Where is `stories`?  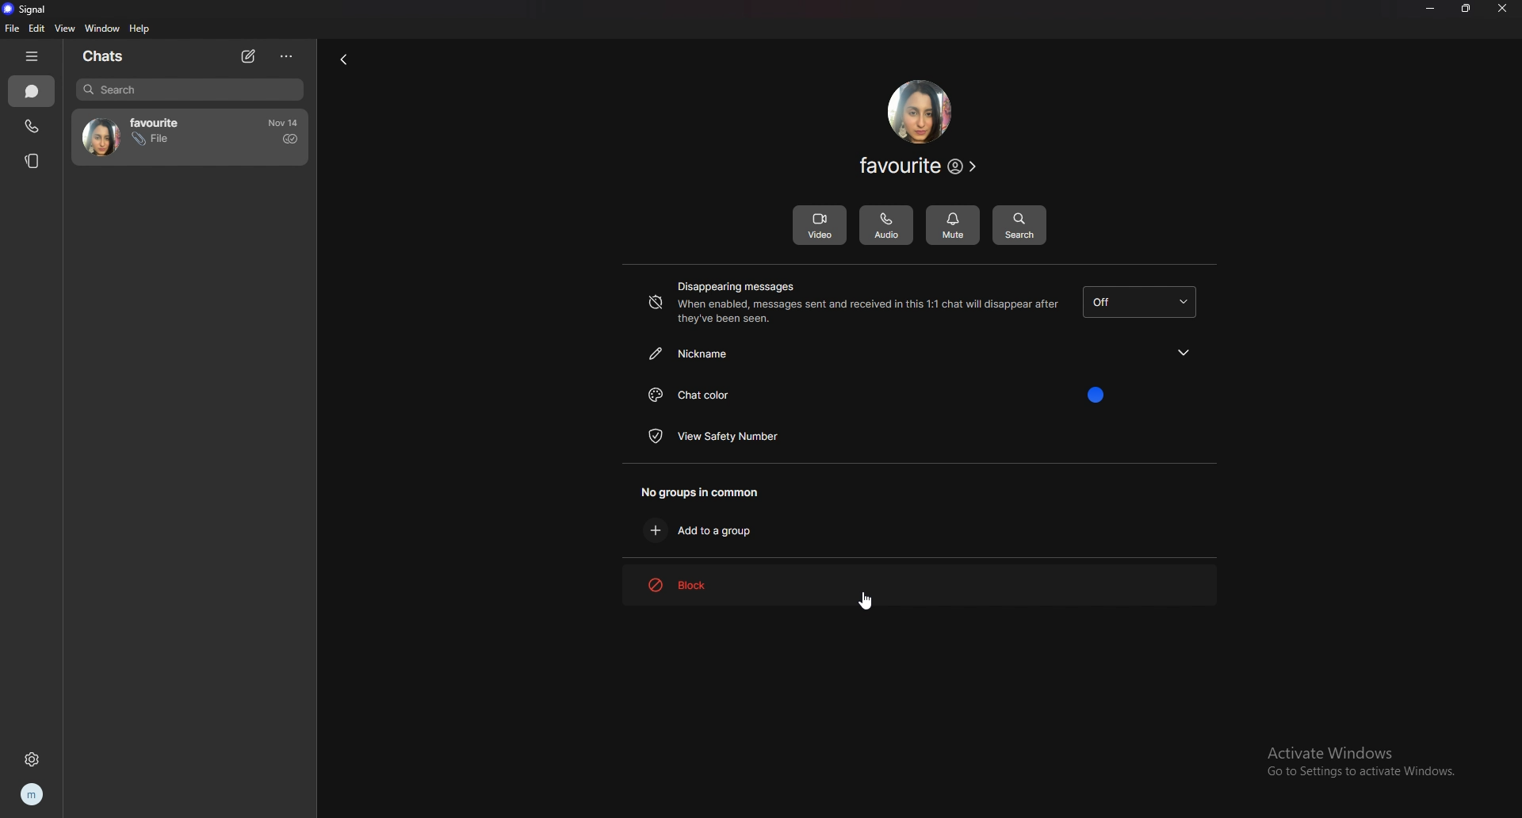
stories is located at coordinates (29, 161).